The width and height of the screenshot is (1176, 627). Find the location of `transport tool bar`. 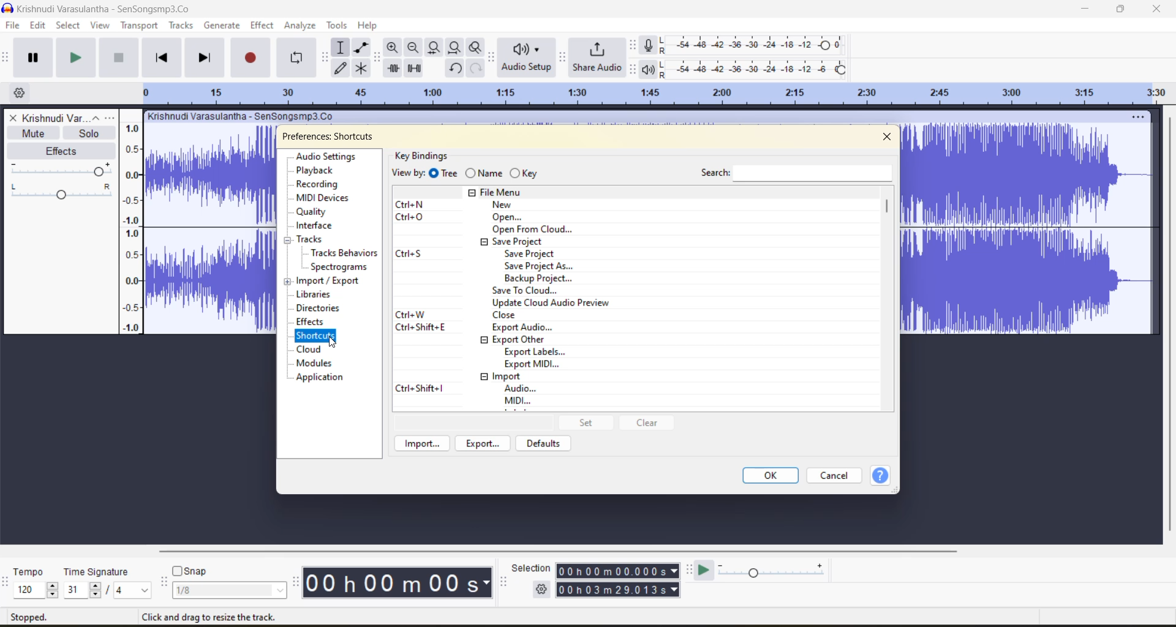

transport tool bar is located at coordinates (8, 58).